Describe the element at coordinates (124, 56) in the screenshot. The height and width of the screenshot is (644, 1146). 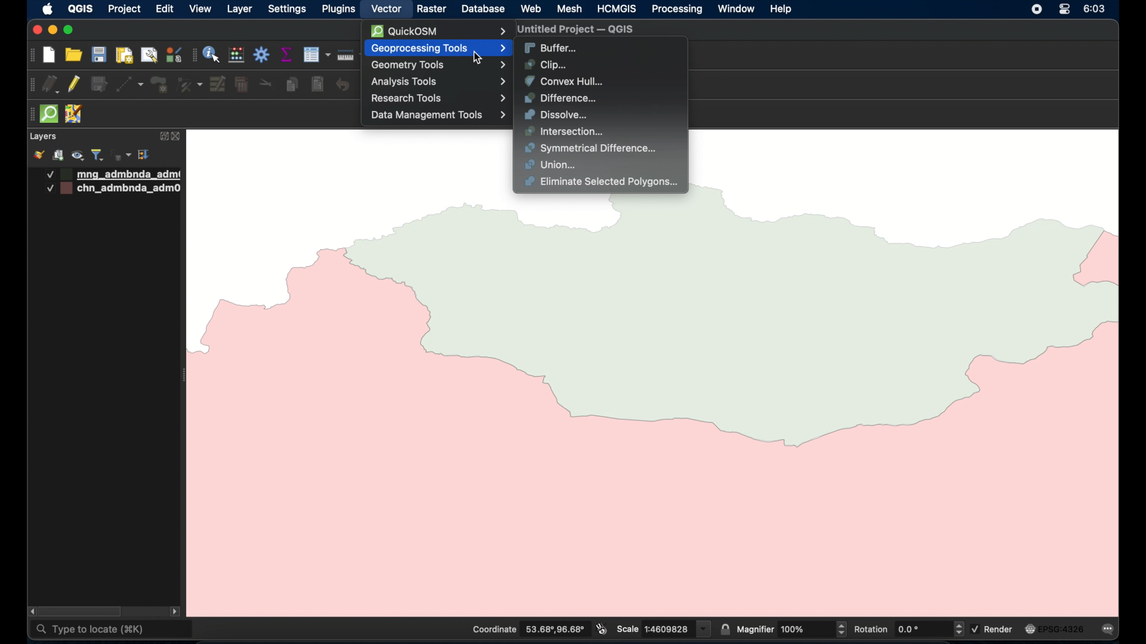
I see `print layout` at that location.